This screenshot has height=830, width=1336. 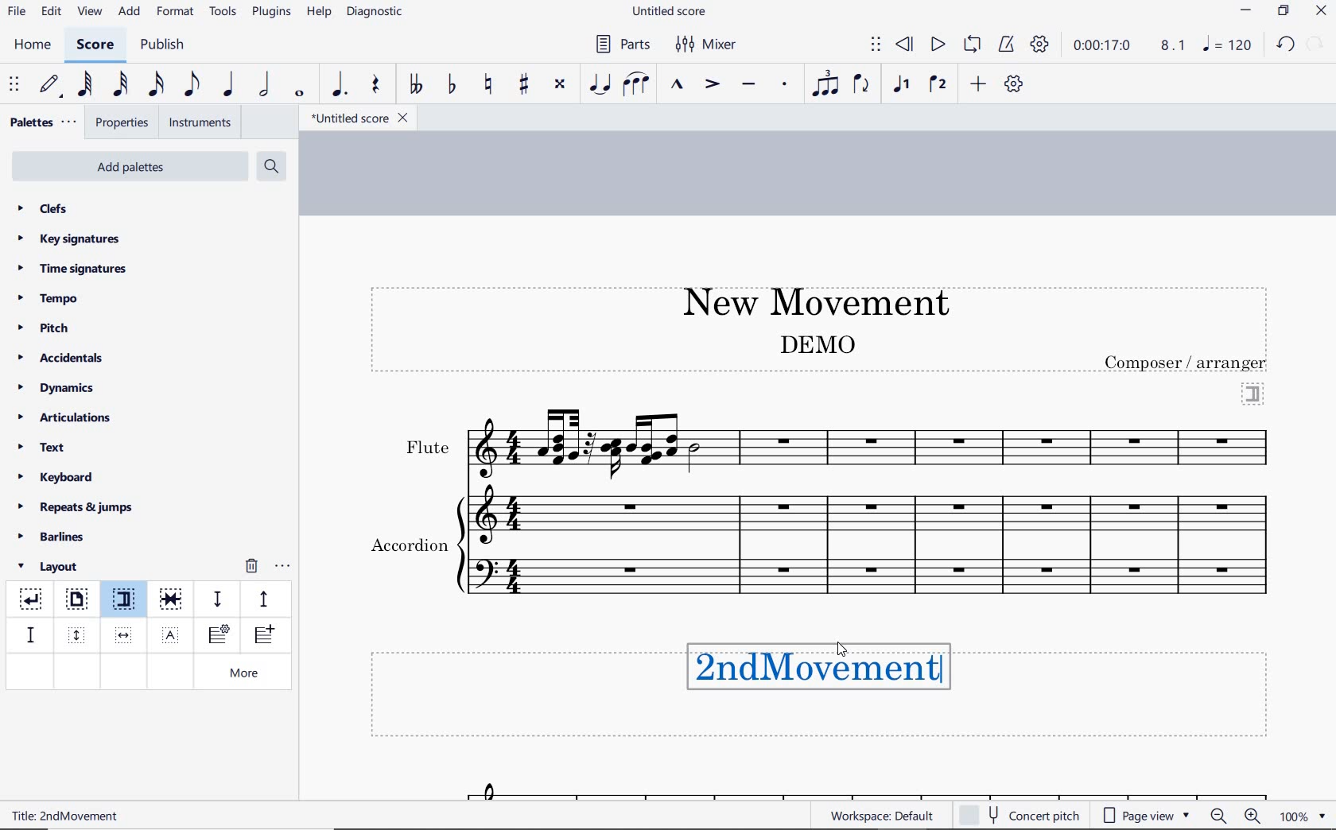 I want to click on playback settings, so click(x=1042, y=44).